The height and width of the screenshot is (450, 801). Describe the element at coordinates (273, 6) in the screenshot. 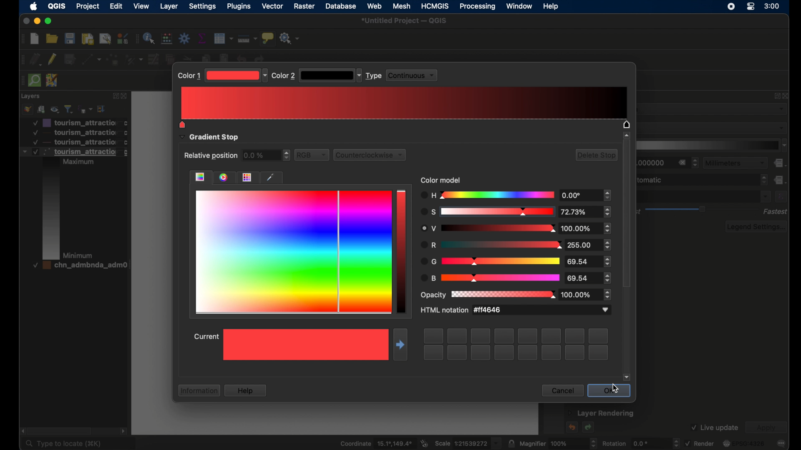

I see `vector` at that location.